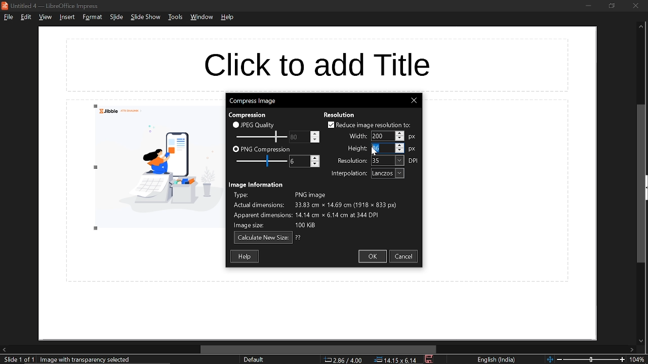 The height and width of the screenshot is (364, 648). Describe the element at coordinates (405, 256) in the screenshot. I see `cancel` at that location.